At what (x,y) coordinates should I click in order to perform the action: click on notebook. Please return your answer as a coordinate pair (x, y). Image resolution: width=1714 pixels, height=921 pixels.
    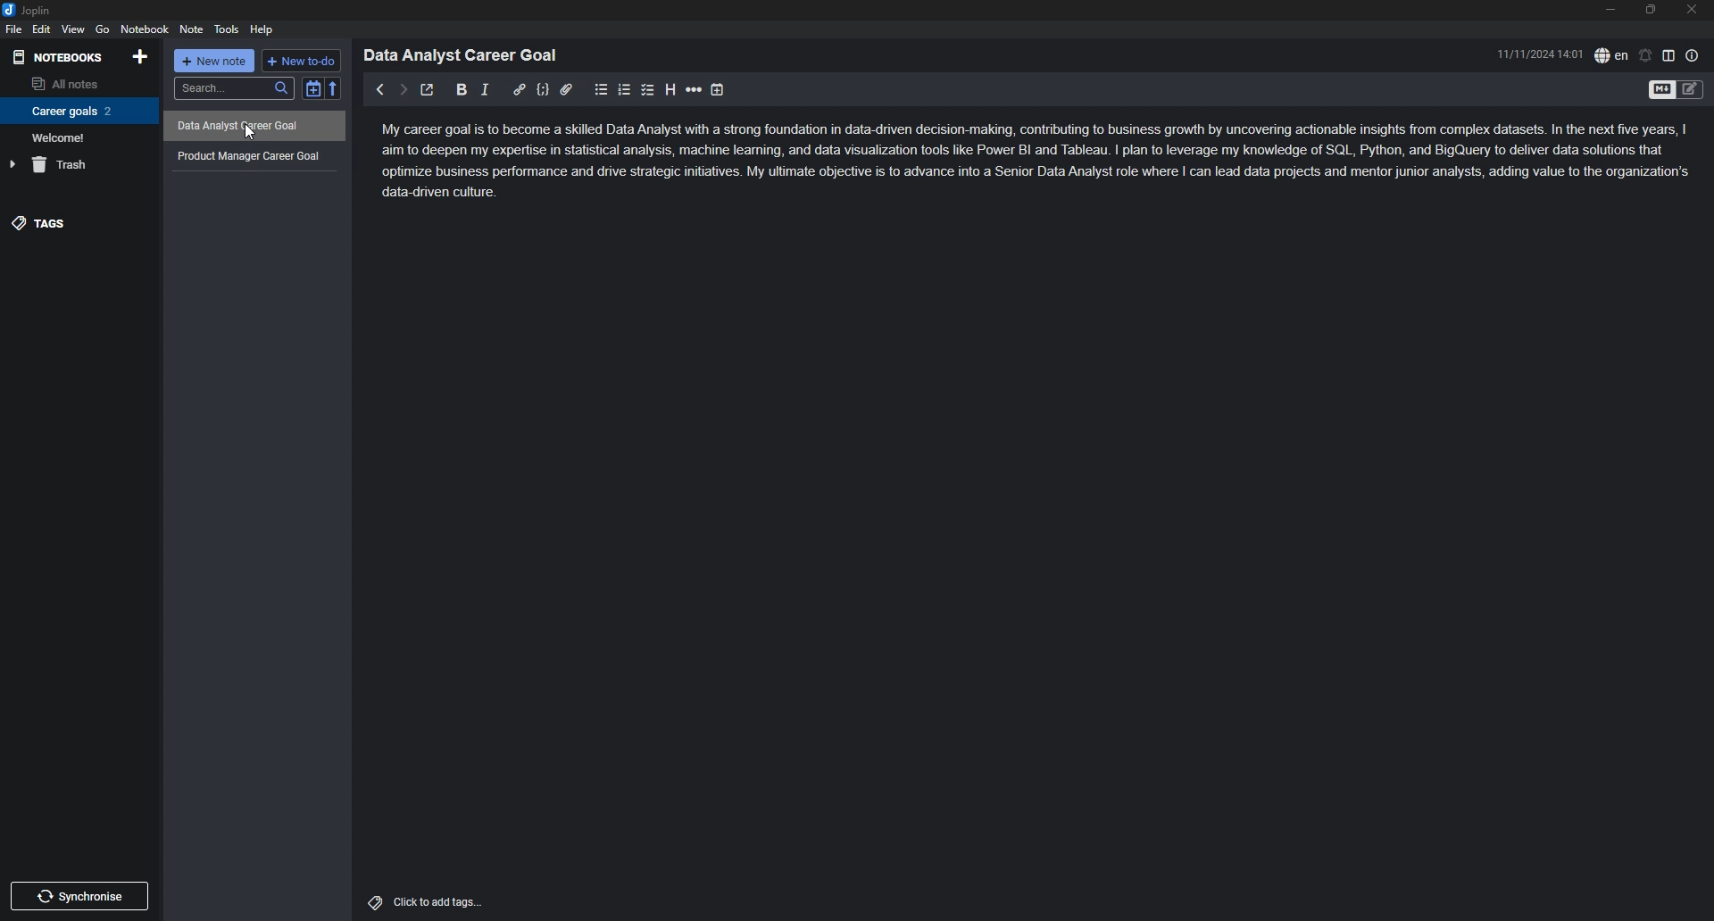
    Looking at the image, I should click on (145, 29).